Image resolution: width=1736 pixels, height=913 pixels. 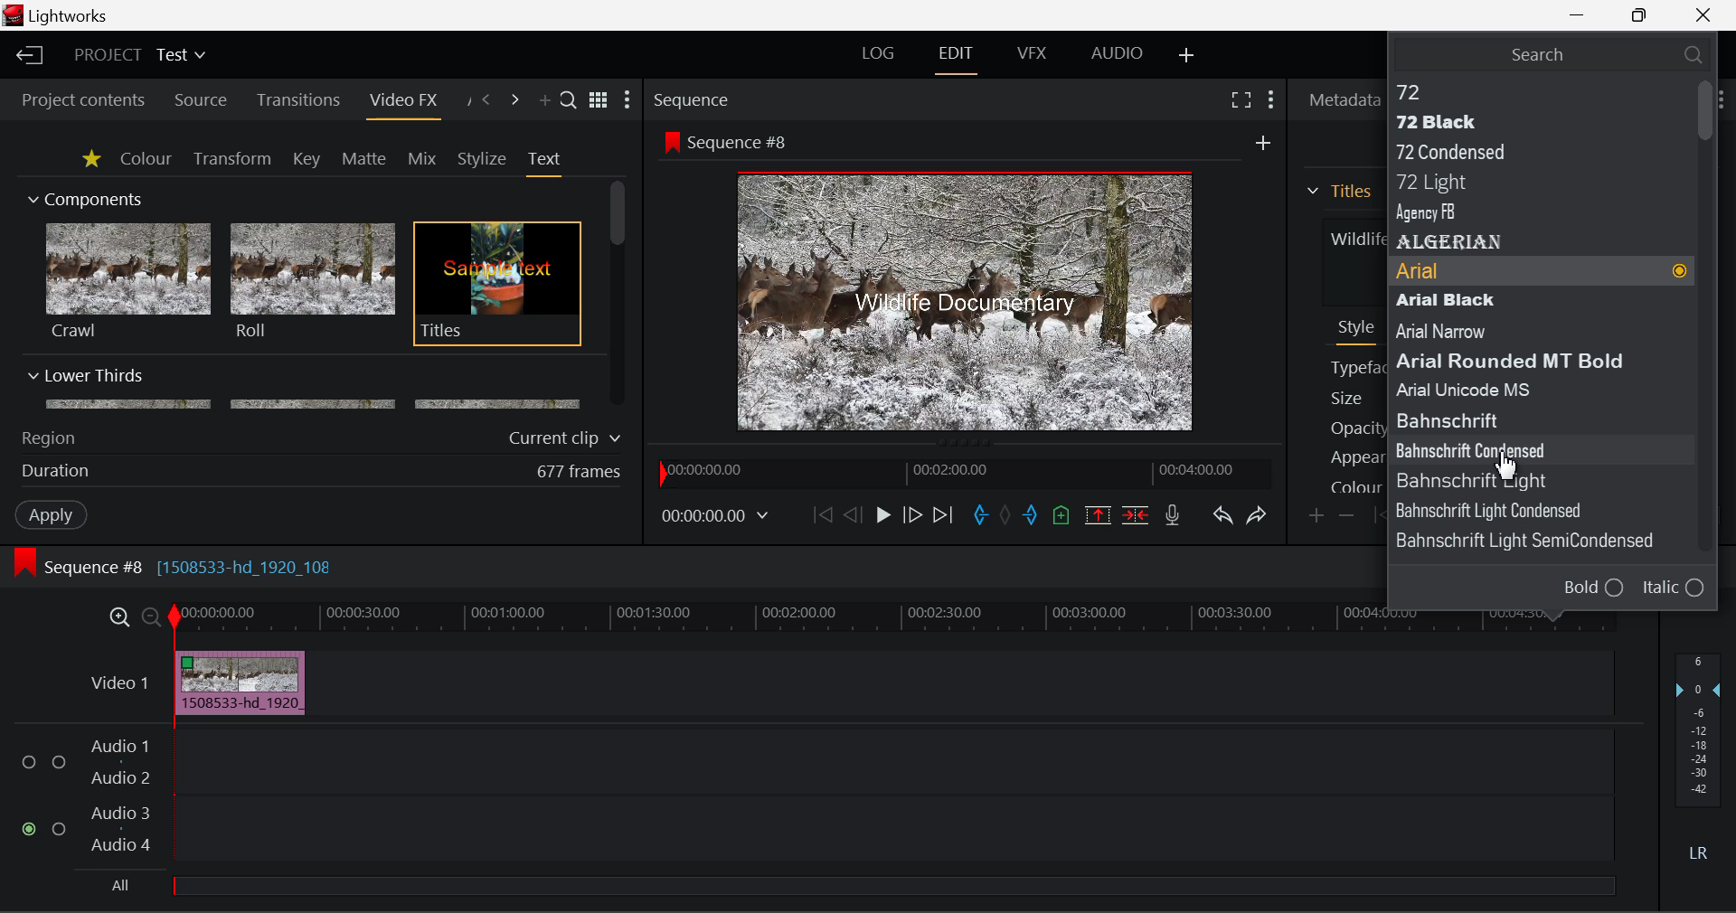 What do you see at coordinates (1675, 588) in the screenshot?
I see `Italic` at bounding box center [1675, 588].